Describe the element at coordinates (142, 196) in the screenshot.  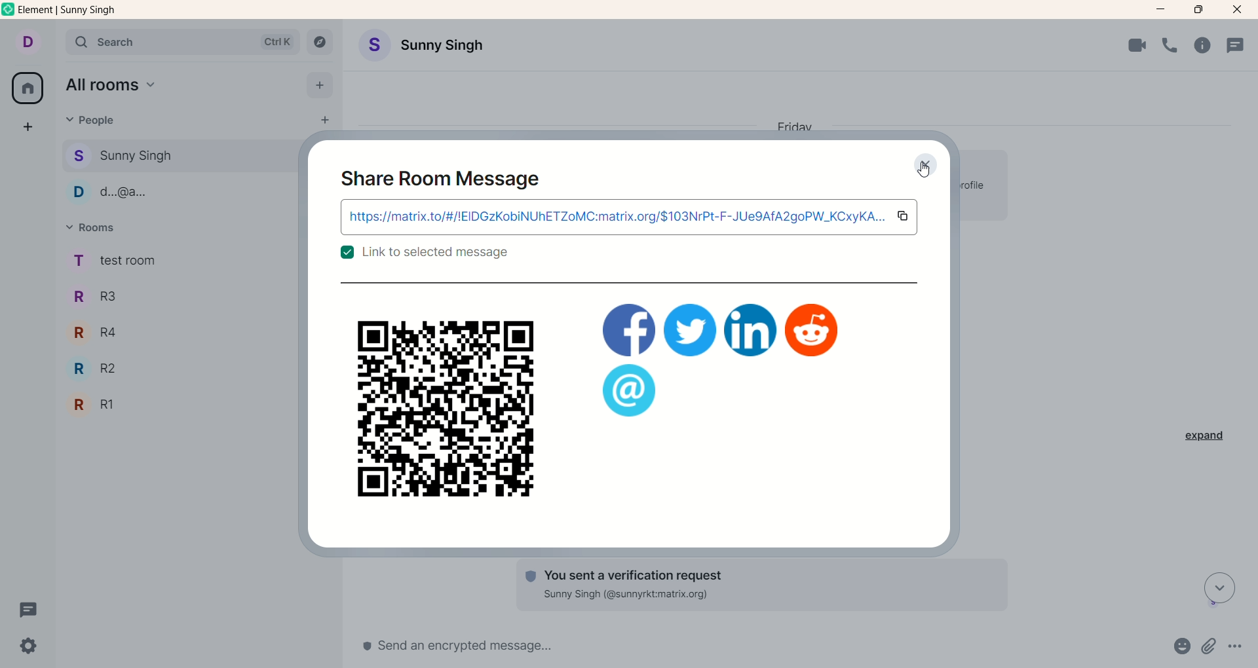
I see `people` at that location.